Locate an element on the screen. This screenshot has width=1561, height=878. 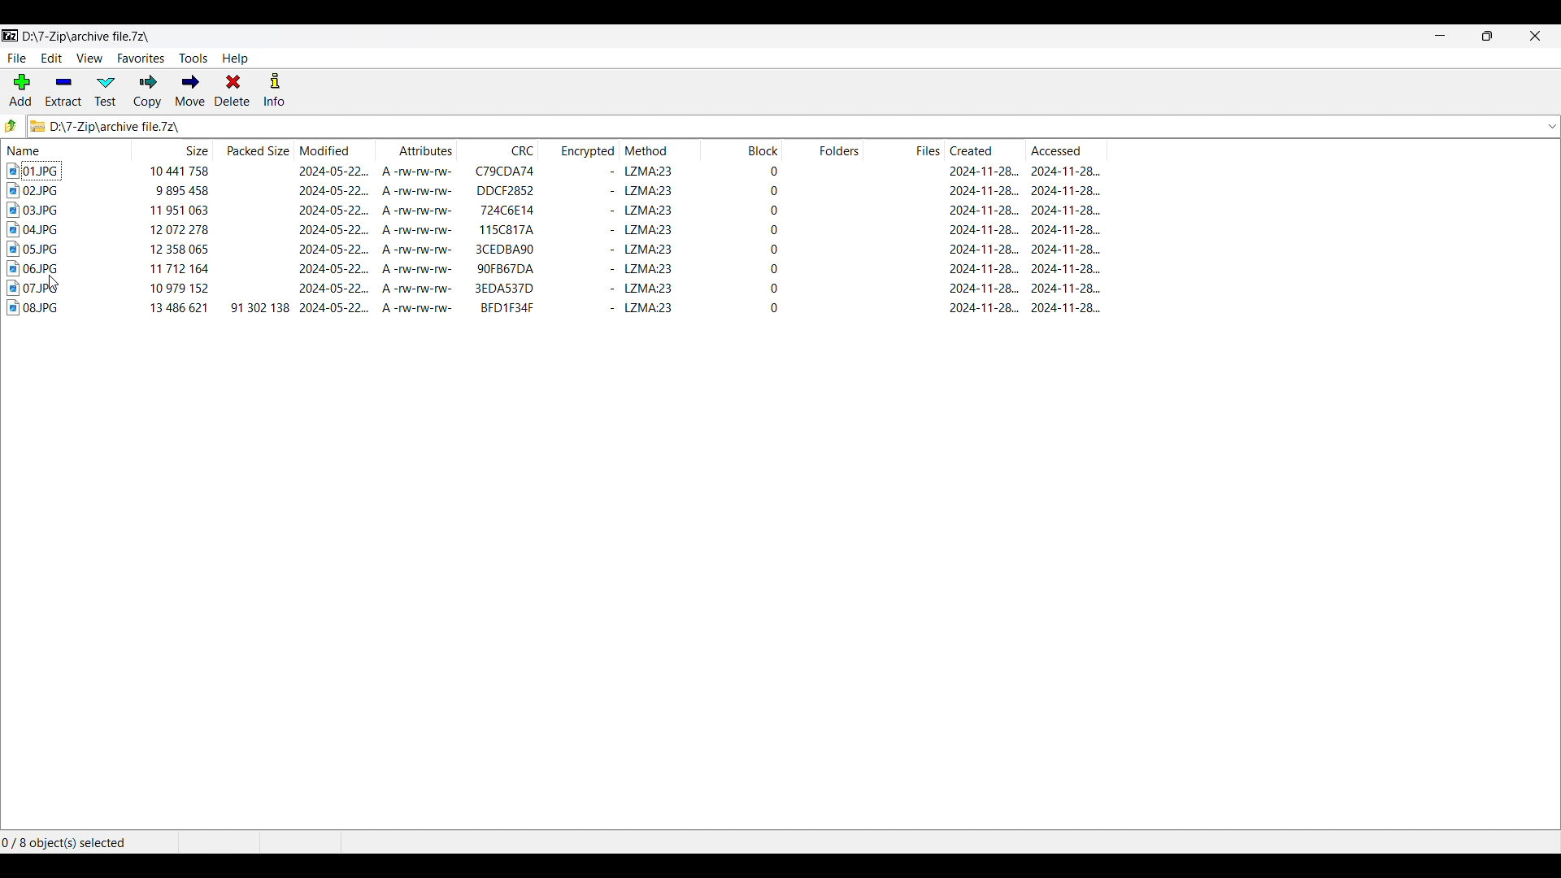
cursor is located at coordinates (54, 282).